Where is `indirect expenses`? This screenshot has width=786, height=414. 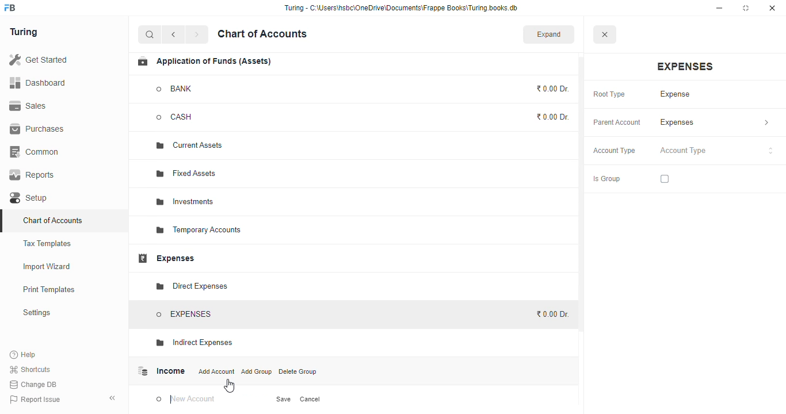
indirect expenses is located at coordinates (192, 343).